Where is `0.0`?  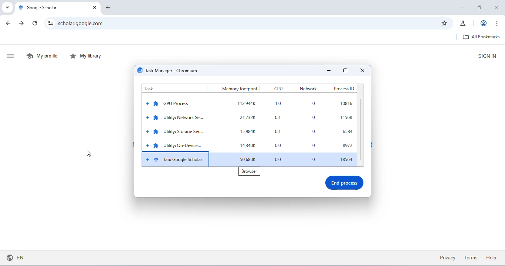 0.0 is located at coordinates (279, 160).